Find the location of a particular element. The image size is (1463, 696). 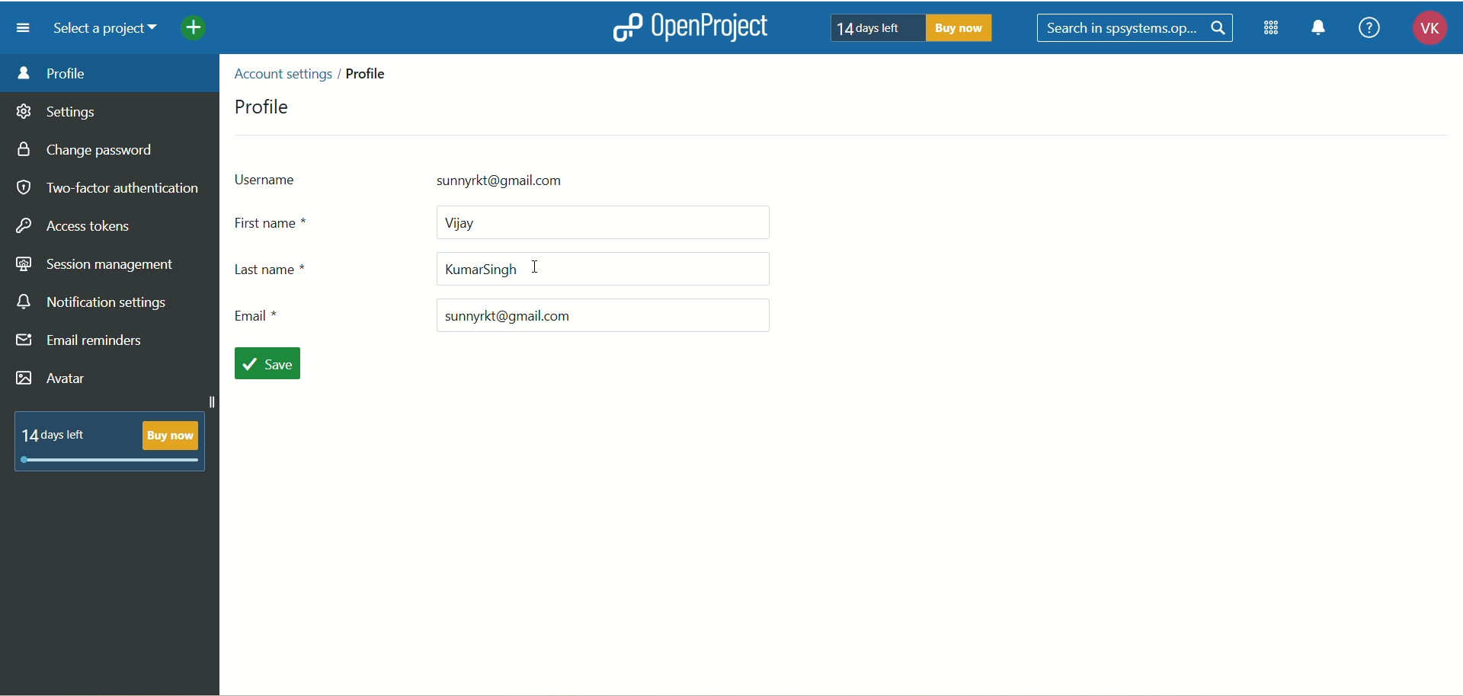

cursor is located at coordinates (536, 268).